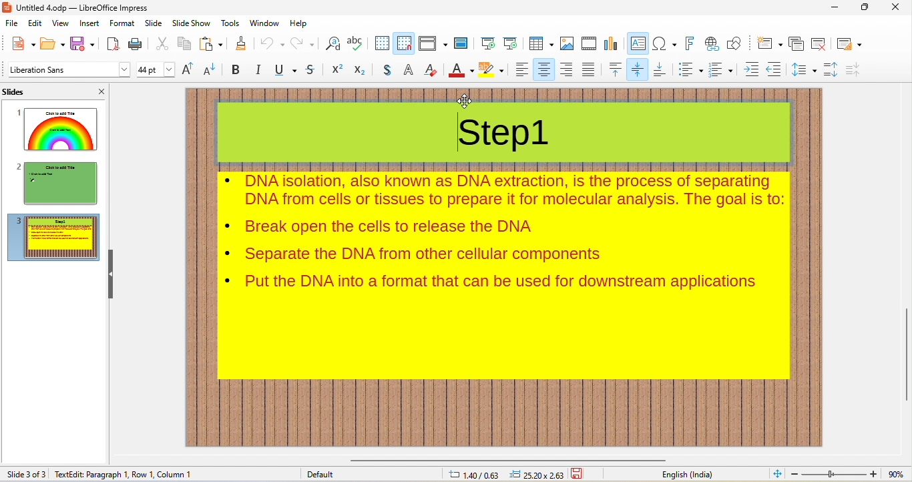 This screenshot has width=912, height=482. I want to click on image, so click(566, 43).